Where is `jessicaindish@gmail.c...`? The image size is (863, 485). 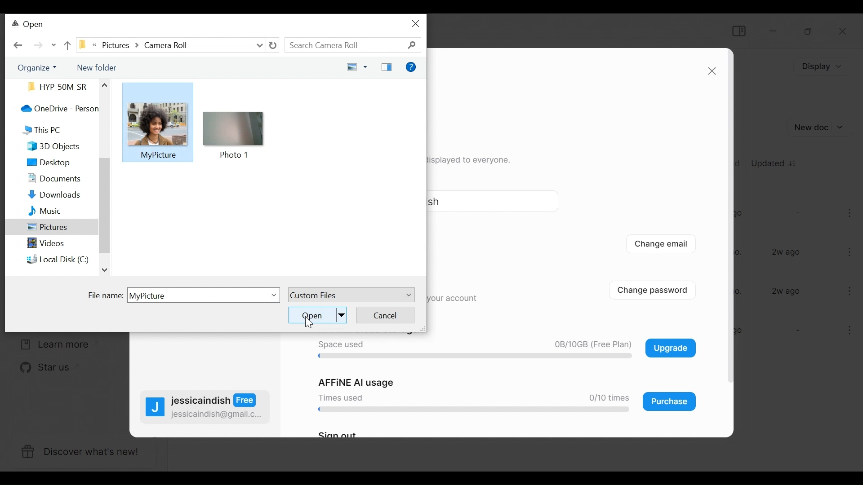 jessicaindish@gmail.c... is located at coordinates (217, 414).